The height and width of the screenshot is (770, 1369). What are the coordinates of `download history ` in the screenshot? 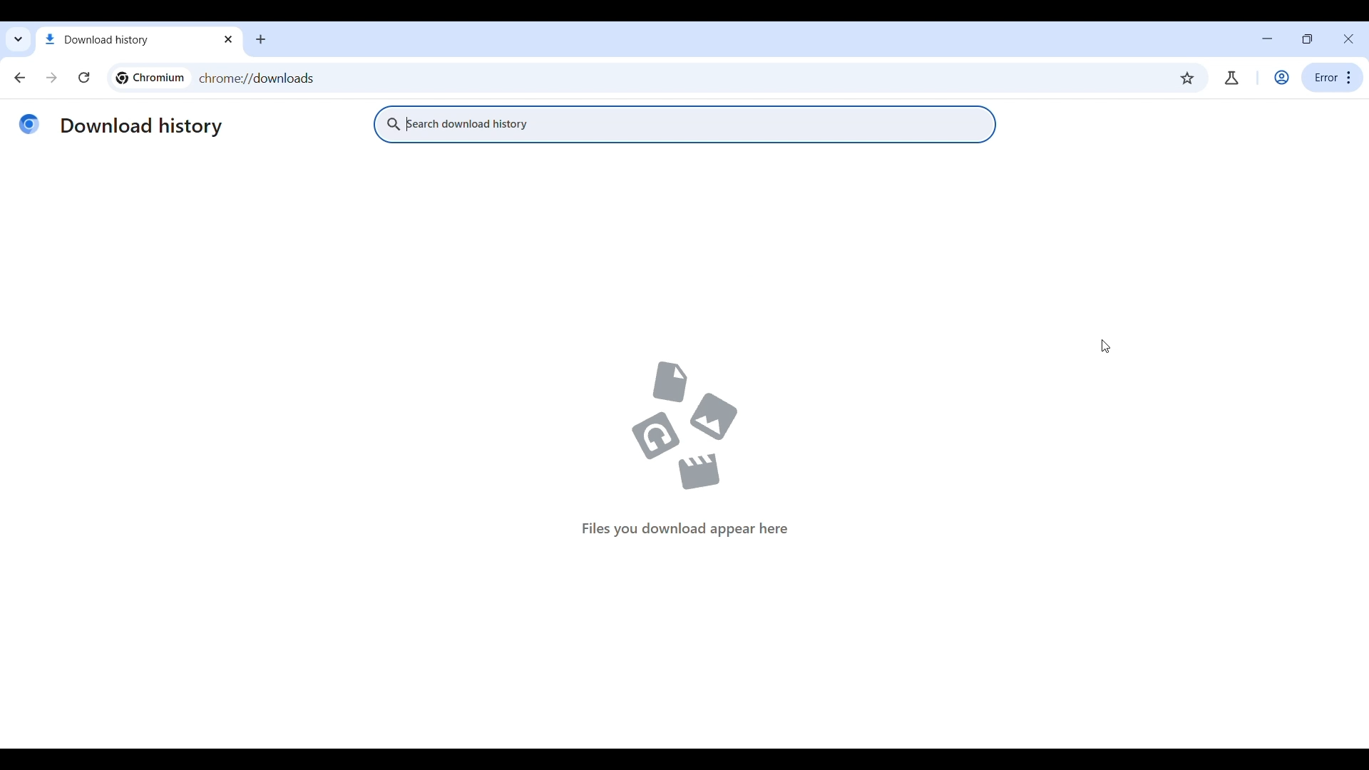 It's located at (123, 39).